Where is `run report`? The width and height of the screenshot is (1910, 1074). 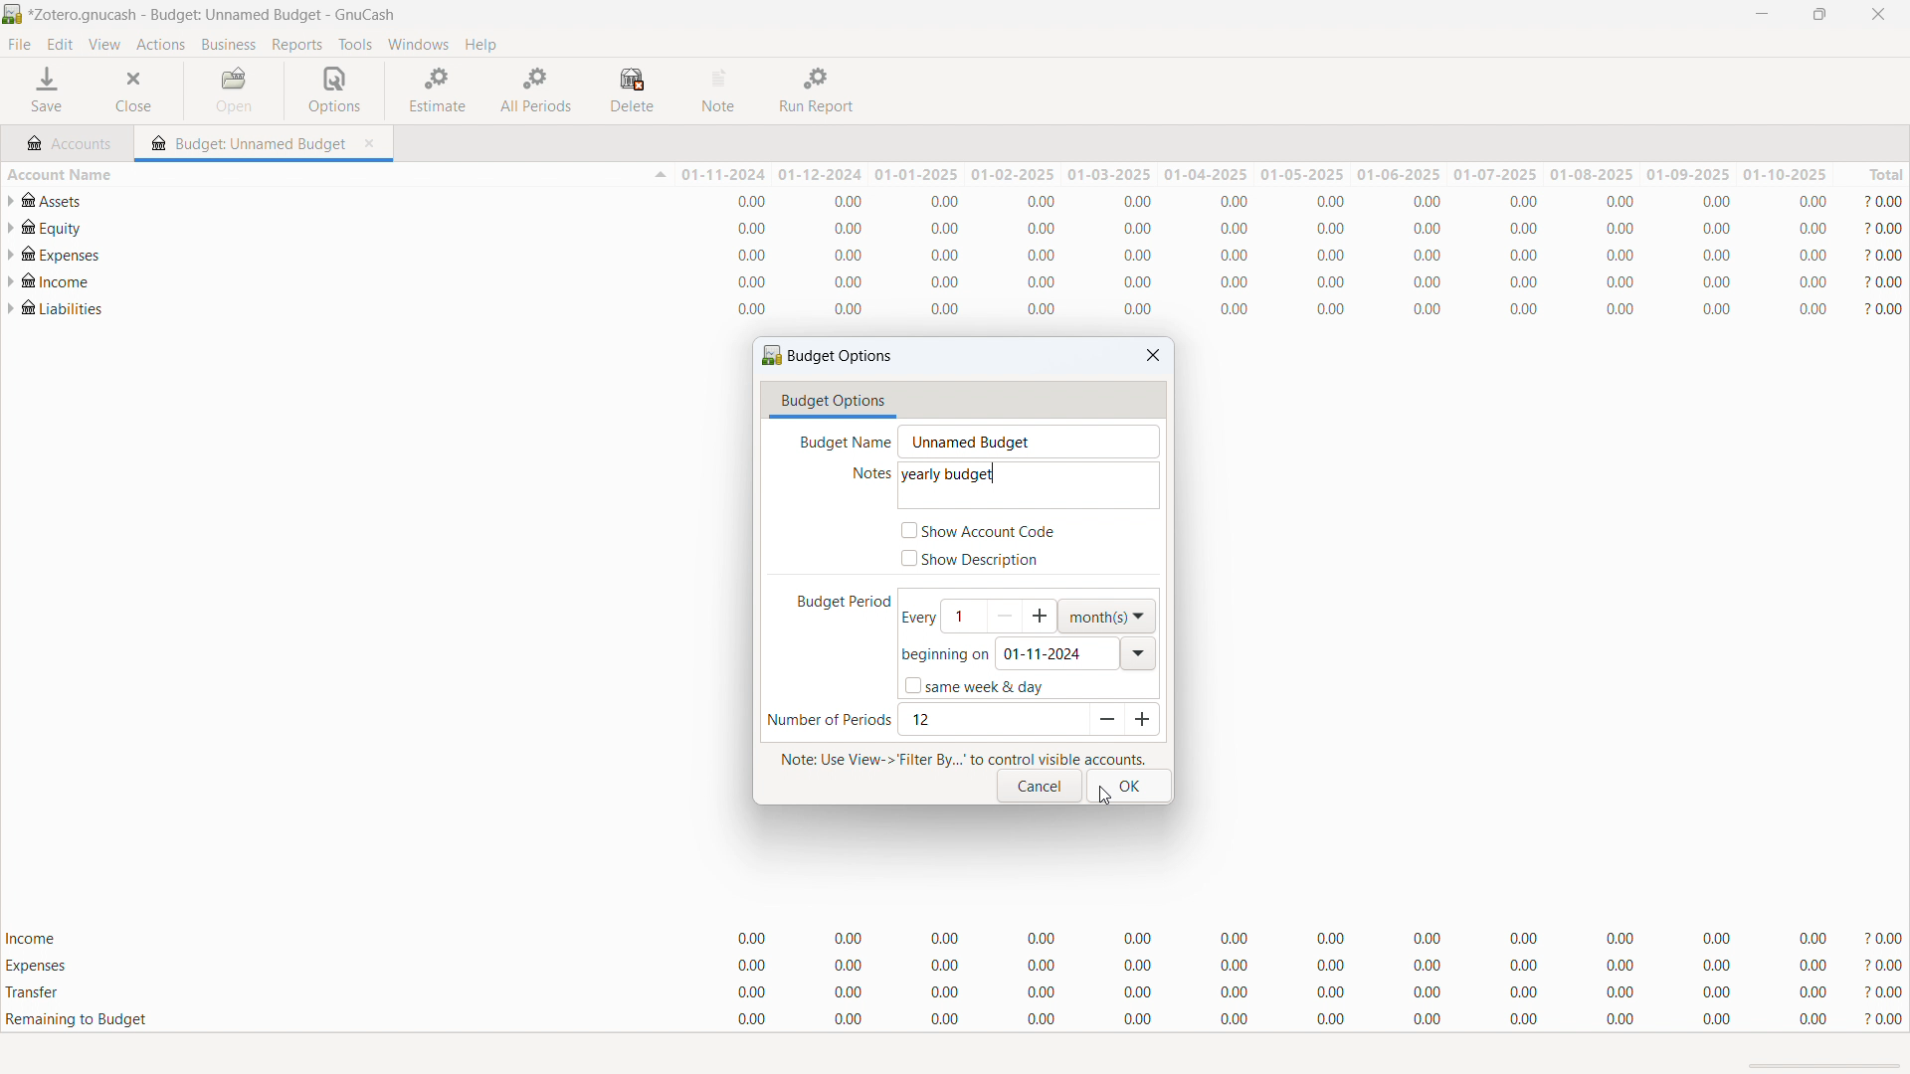
run report is located at coordinates (819, 90).